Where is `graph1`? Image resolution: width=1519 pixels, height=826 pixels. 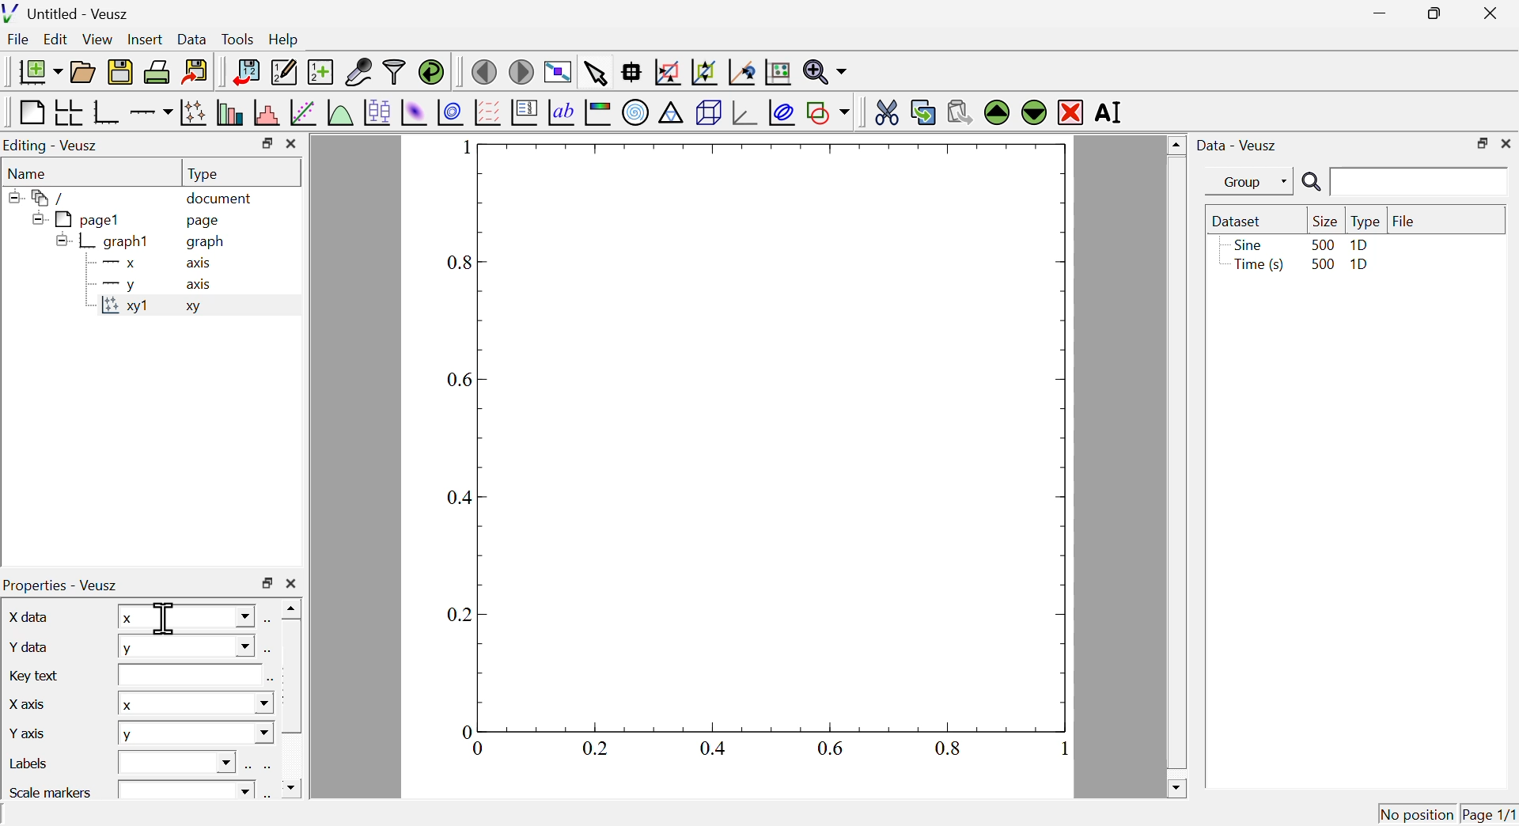 graph1 is located at coordinates (105, 242).